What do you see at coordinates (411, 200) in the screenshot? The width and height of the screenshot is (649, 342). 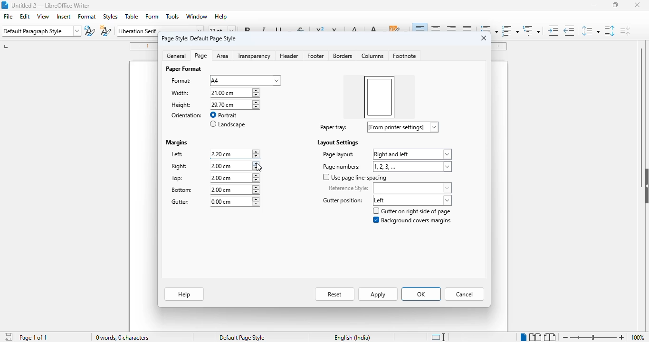 I see `gutter position options` at bounding box center [411, 200].